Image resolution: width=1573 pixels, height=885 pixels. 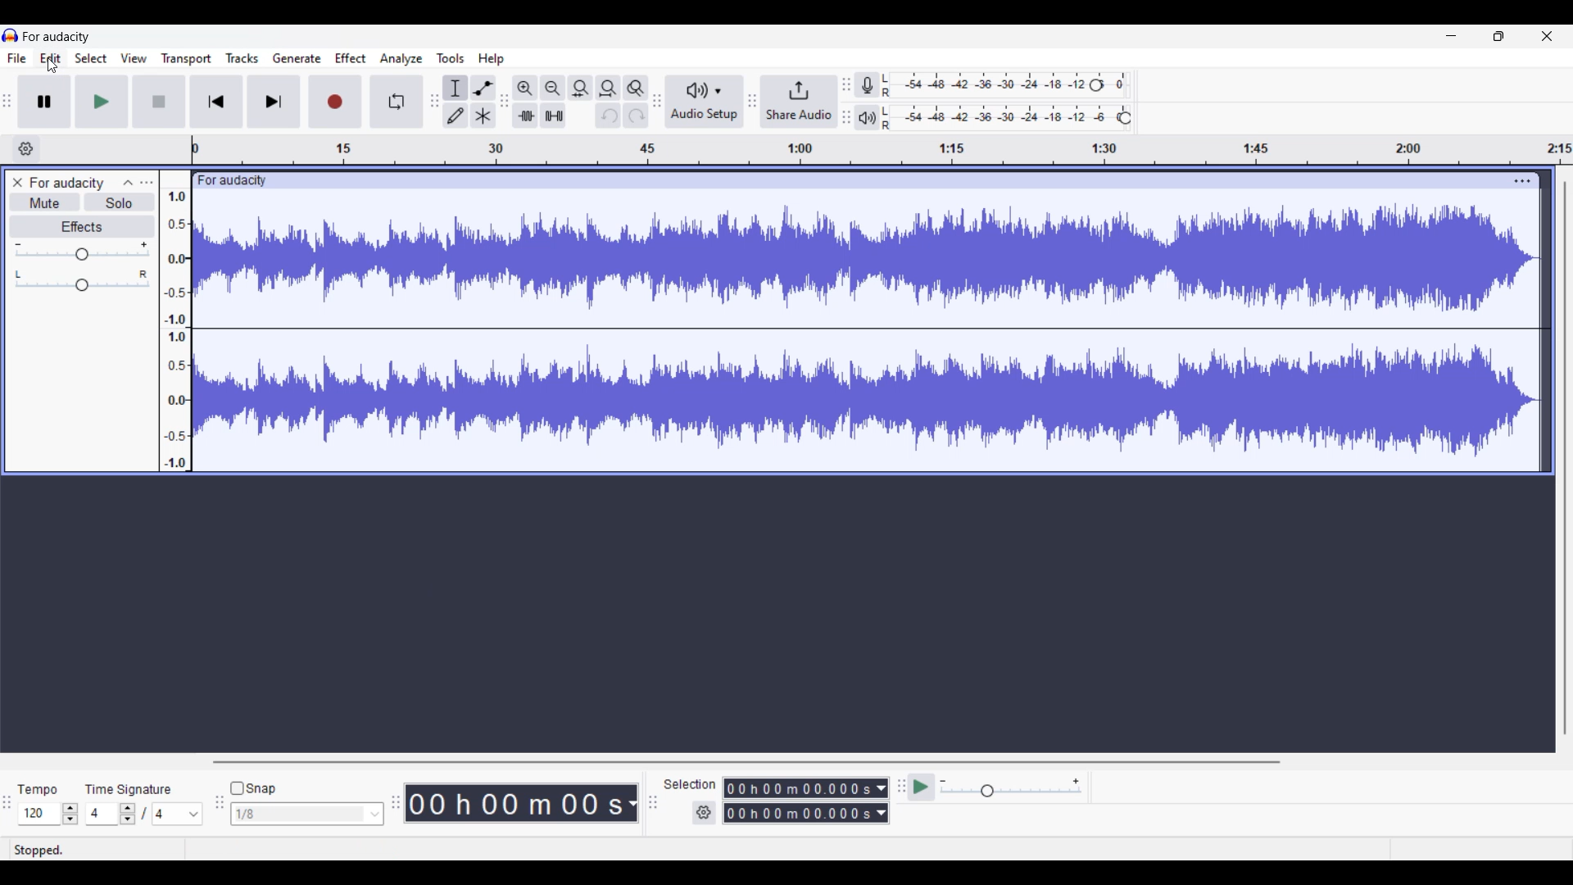 What do you see at coordinates (1522, 181) in the screenshot?
I see `Track settings` at bounding box center [1522, 181].